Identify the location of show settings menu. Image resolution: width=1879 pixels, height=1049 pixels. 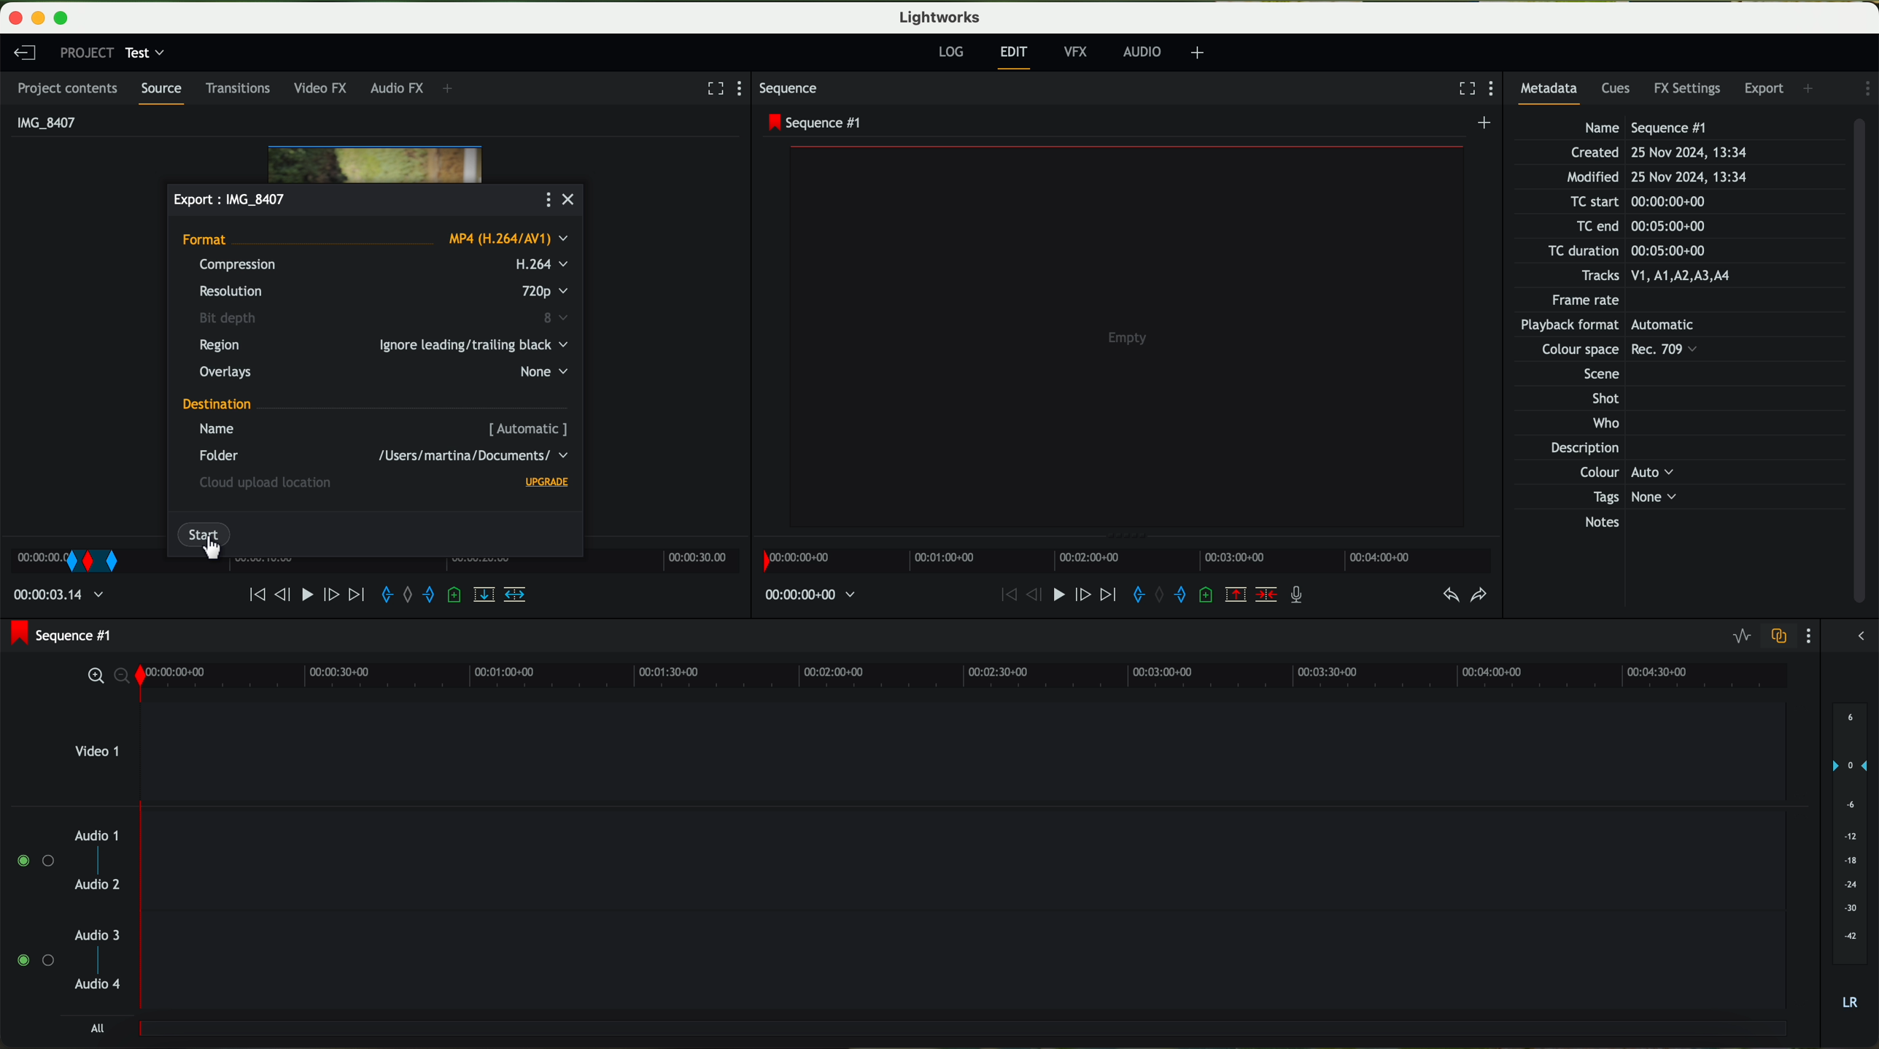
(745, 89).